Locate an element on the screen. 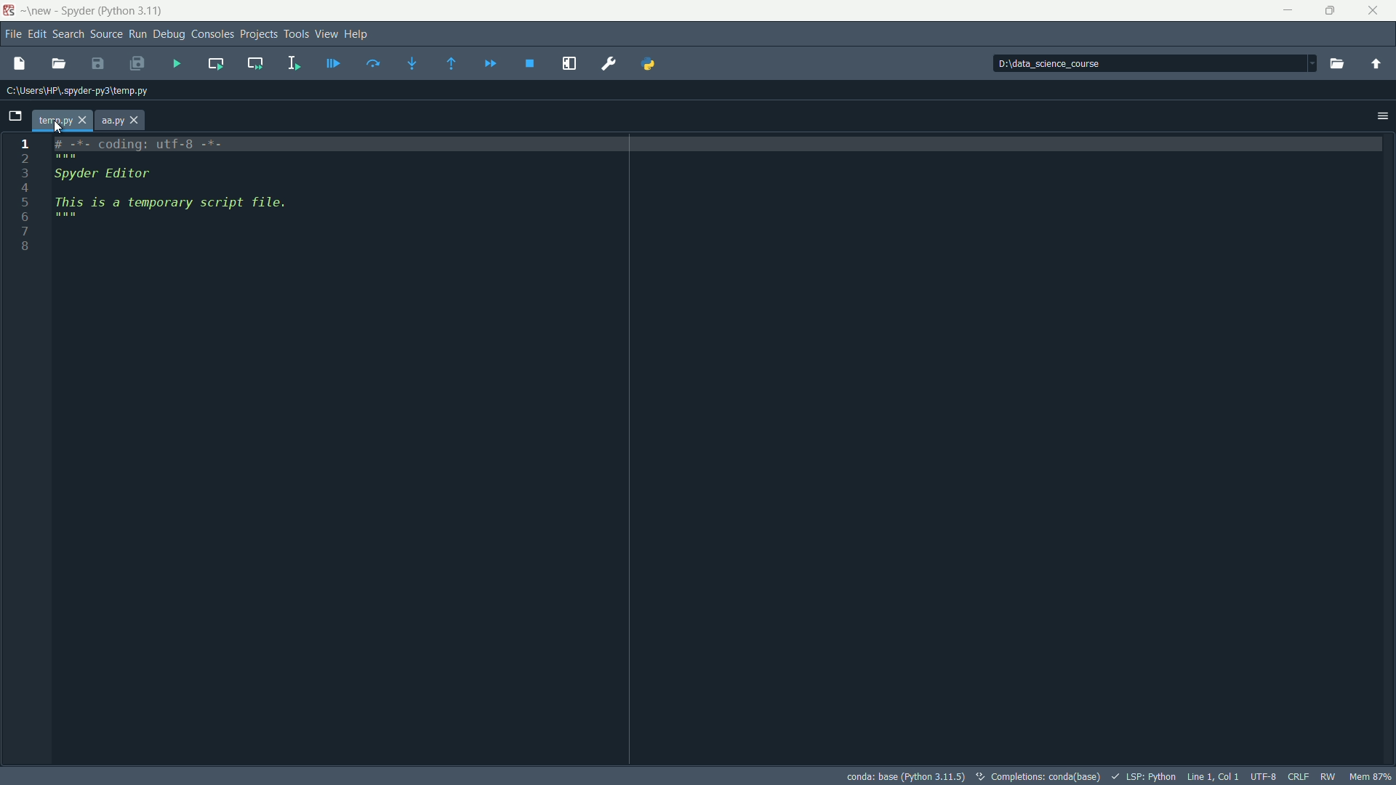  new file is located at coordinates (20, 65).